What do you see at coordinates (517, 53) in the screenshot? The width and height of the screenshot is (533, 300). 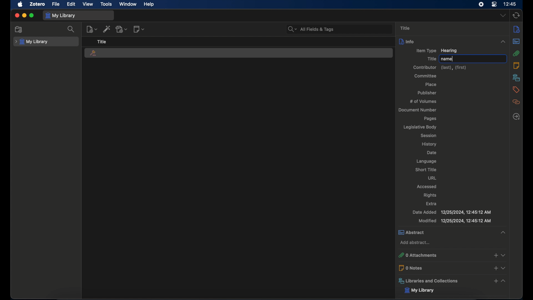 I see `attachments` at bounding box center [517, 53].